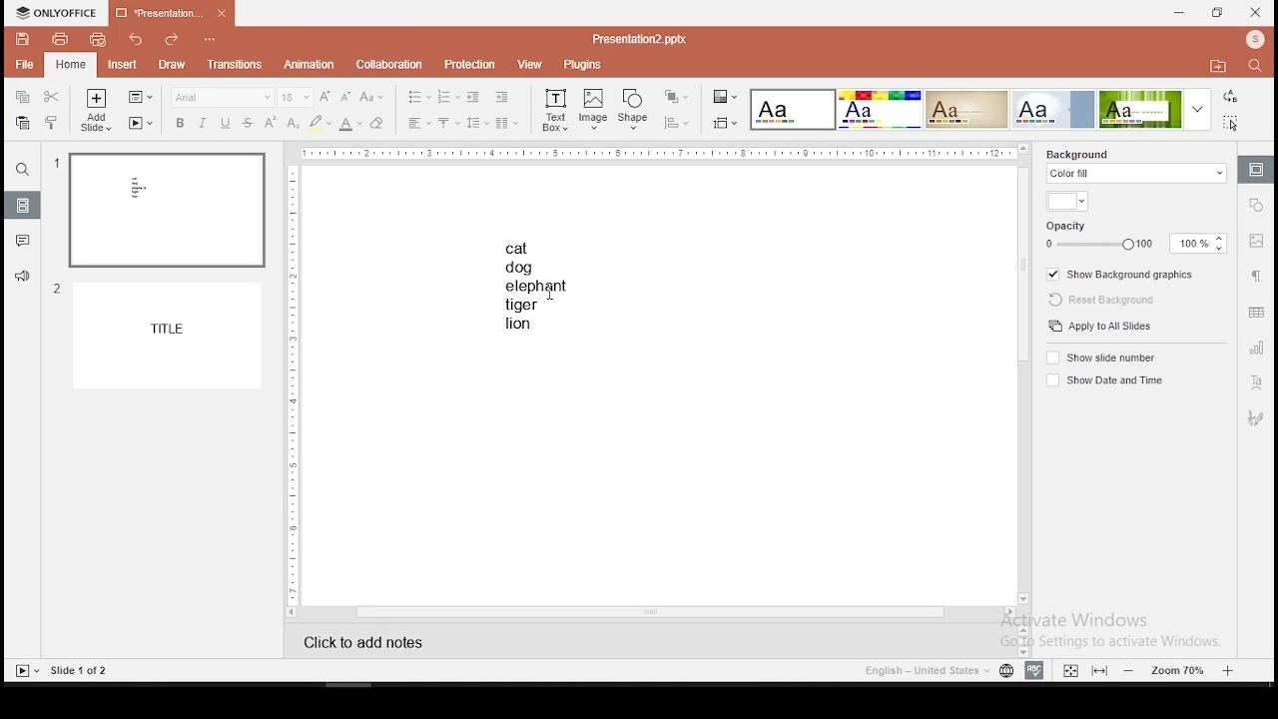  Describe the element at coordinates (1178, 670) in the screenshot. I see `zoom level` at that location.